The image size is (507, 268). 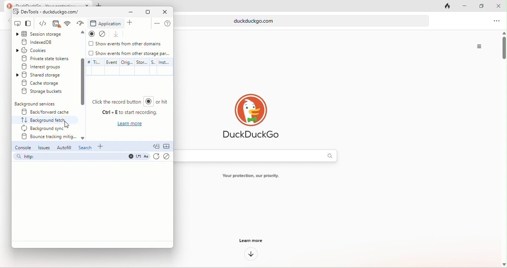 I want to click on inspect, so click(x=17, y=24).